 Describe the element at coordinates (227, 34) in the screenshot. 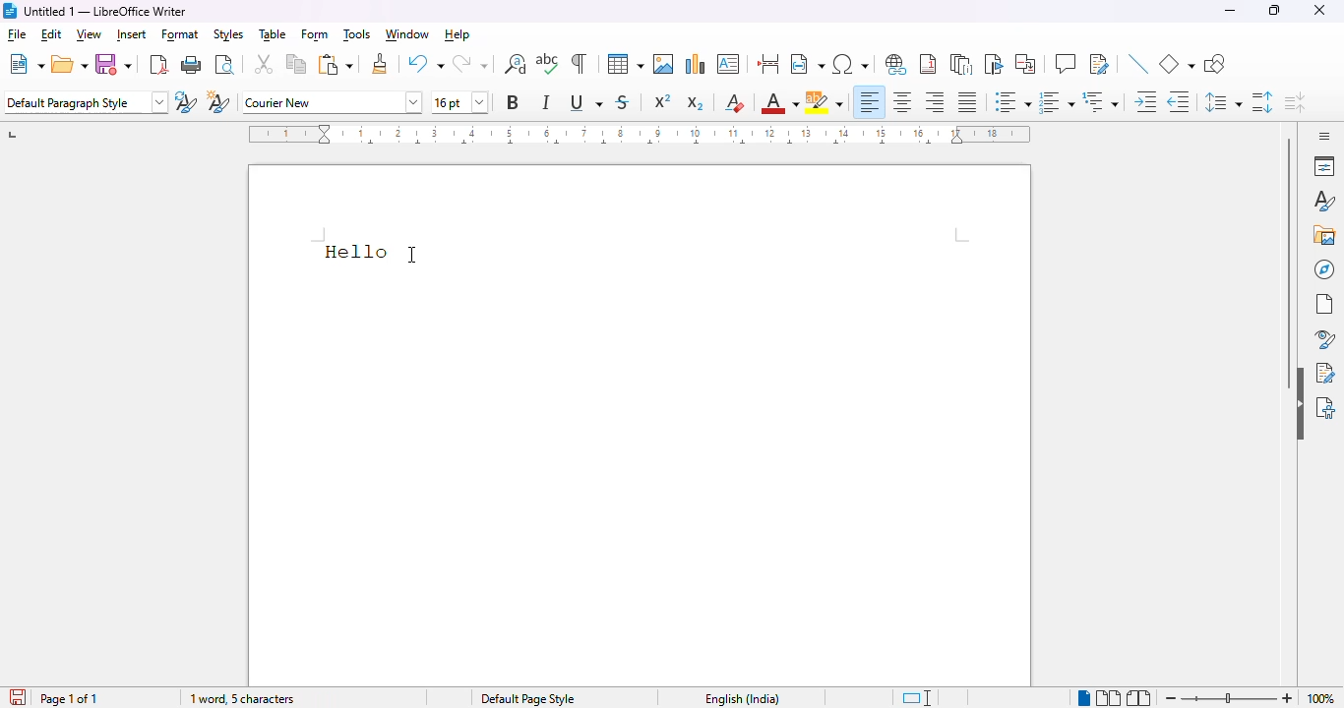

I see `styles` at that location.